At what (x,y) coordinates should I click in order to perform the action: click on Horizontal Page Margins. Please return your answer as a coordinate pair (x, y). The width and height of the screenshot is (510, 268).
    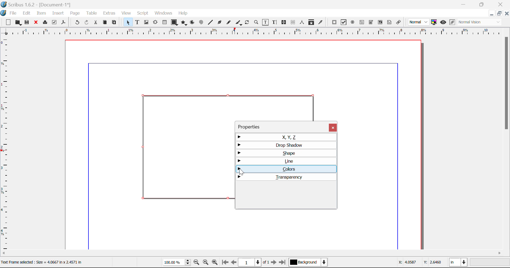
    Looking at the image, I should click on (6, 144).